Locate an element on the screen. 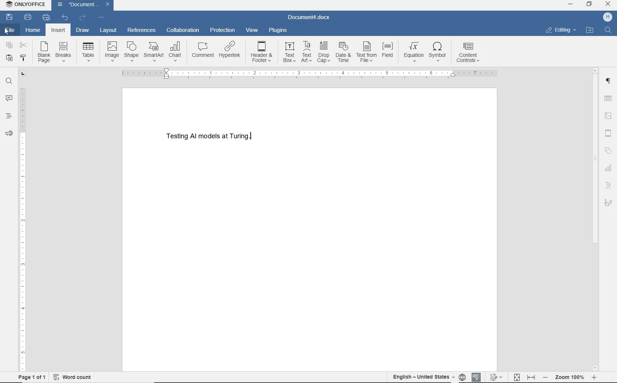  protection is located at coordinates (223, 29).